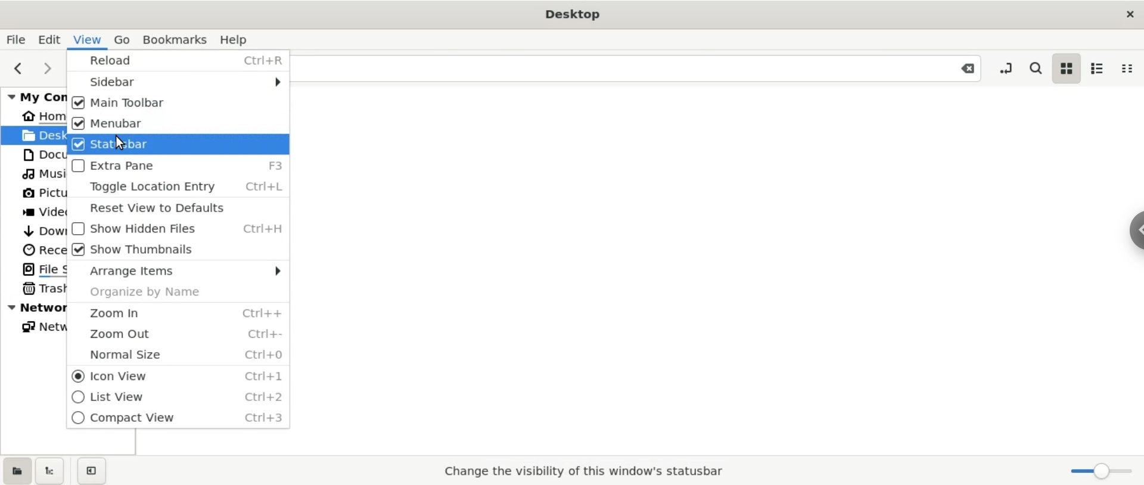 The image size is (1144, 485). I want to click on Go, so click(123, 38).